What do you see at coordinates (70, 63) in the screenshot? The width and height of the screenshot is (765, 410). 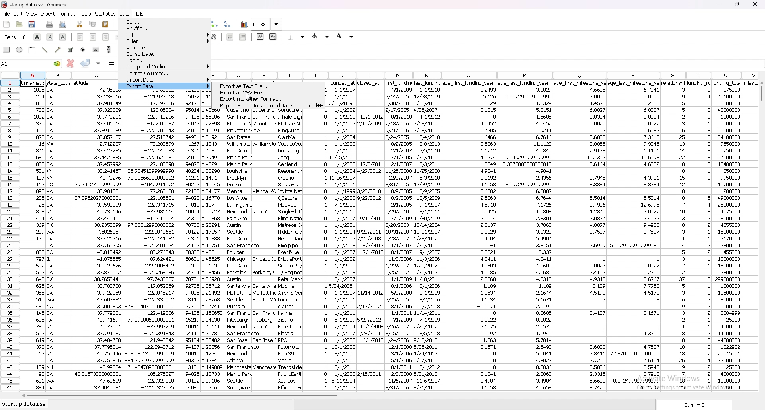 I see `cancel changes` at bounding box center [70, 63].